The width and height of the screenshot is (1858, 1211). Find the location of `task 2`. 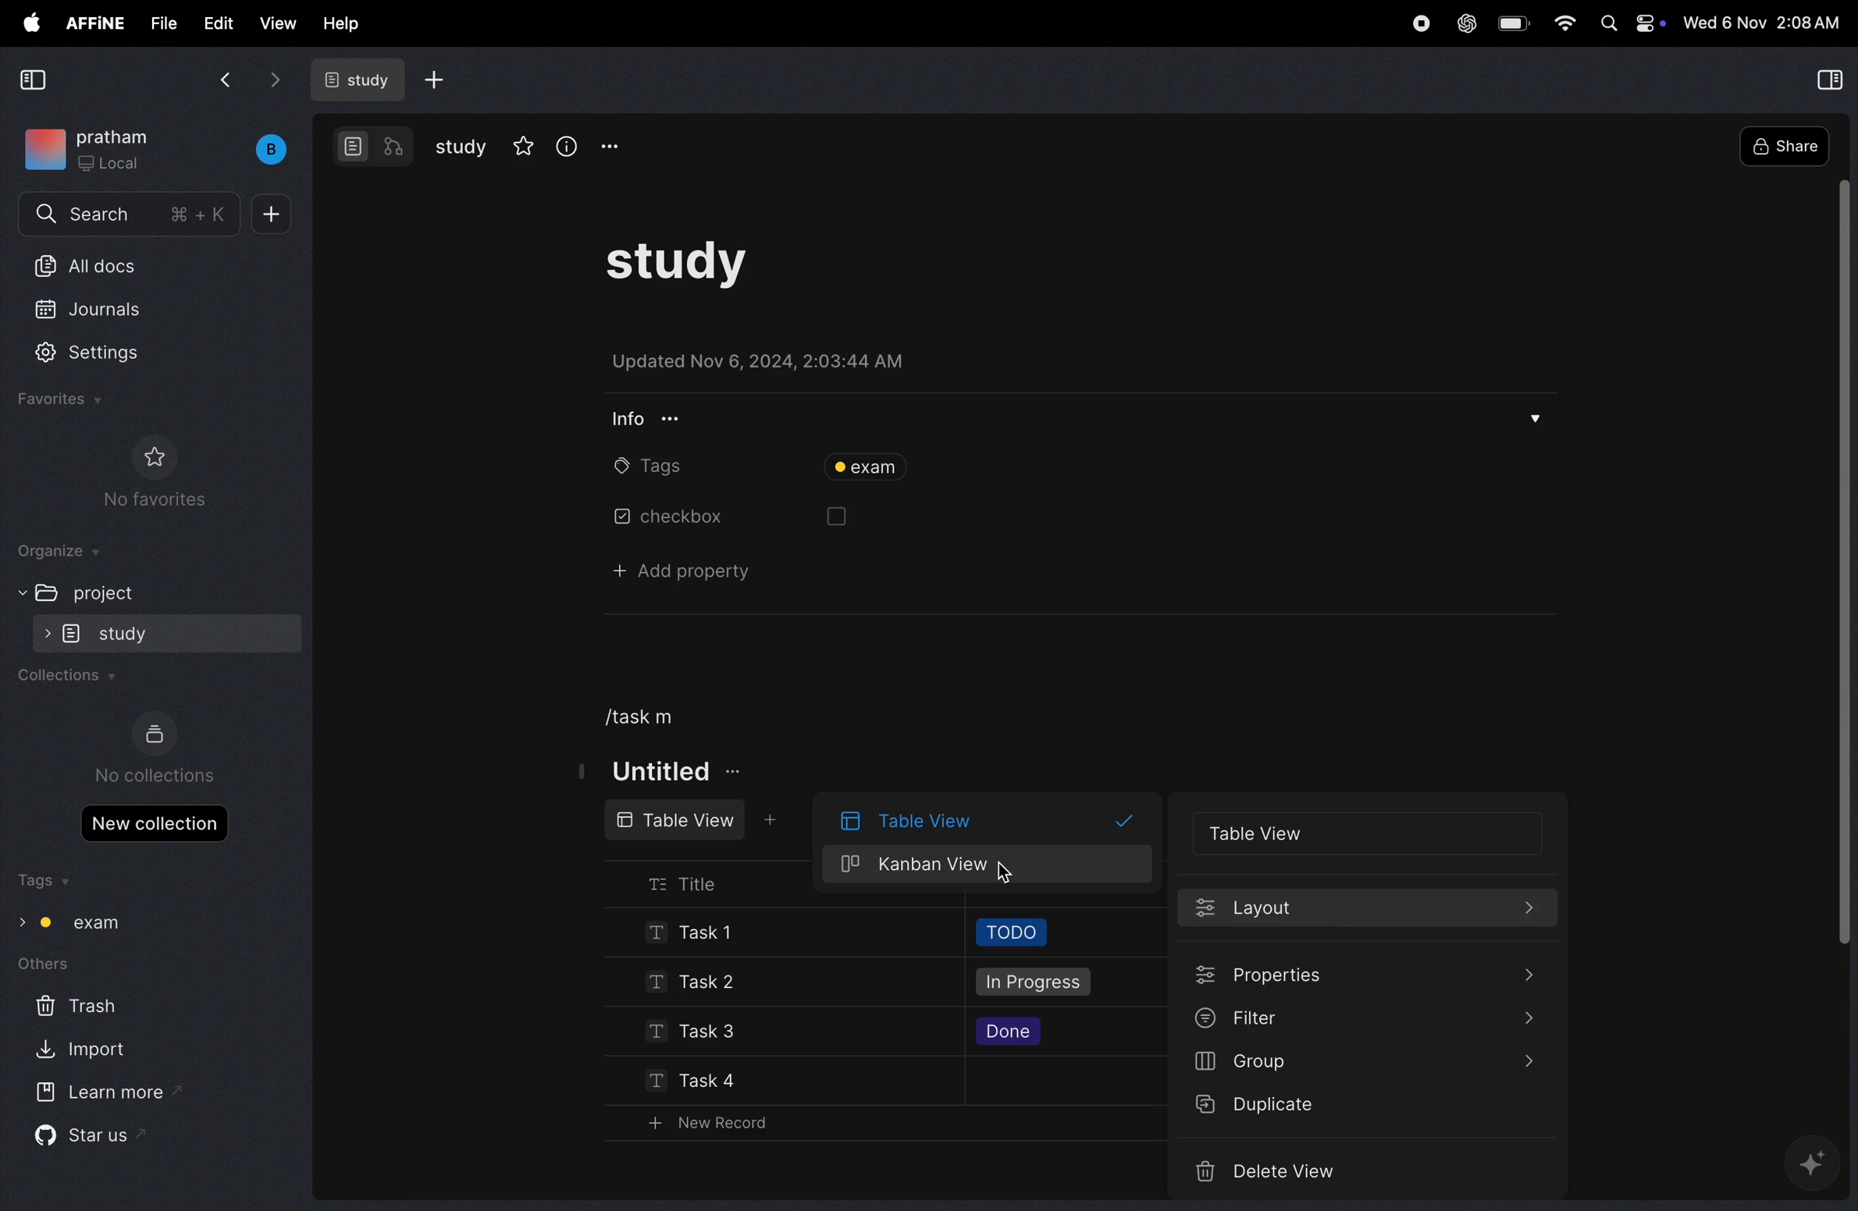

task 2 is located at coordinates (687, 983).